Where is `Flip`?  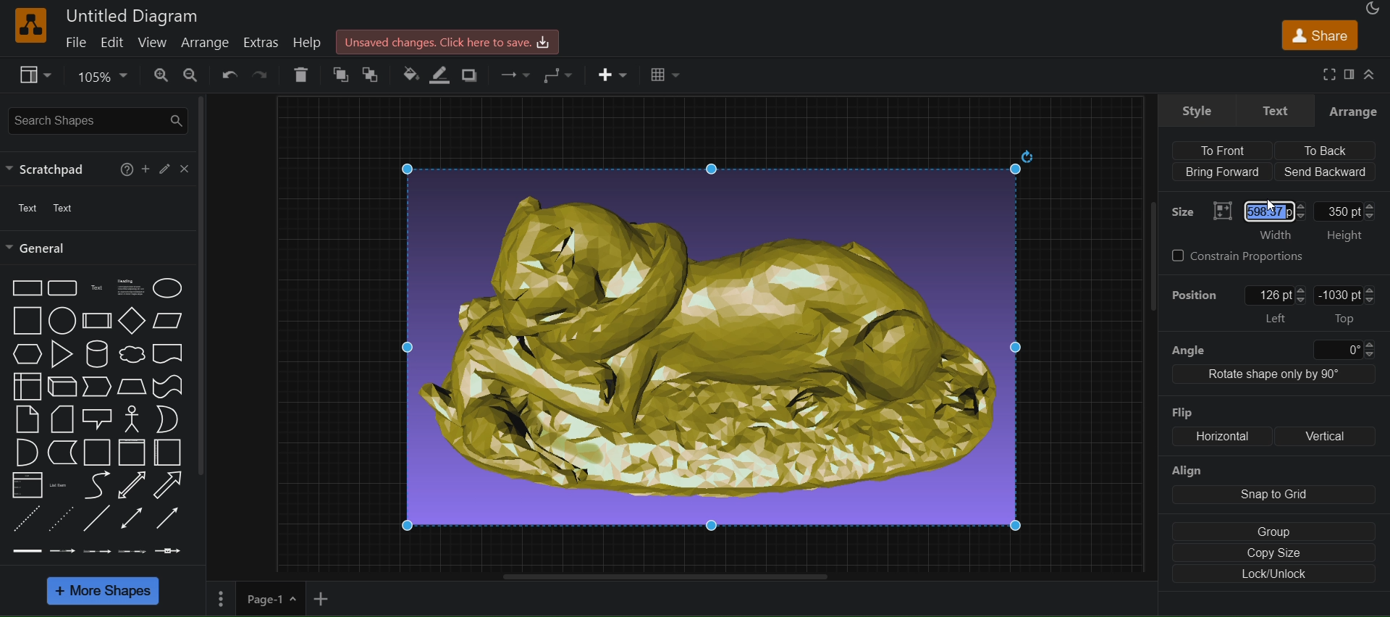 Flip is located at coordinates (1183, 412).